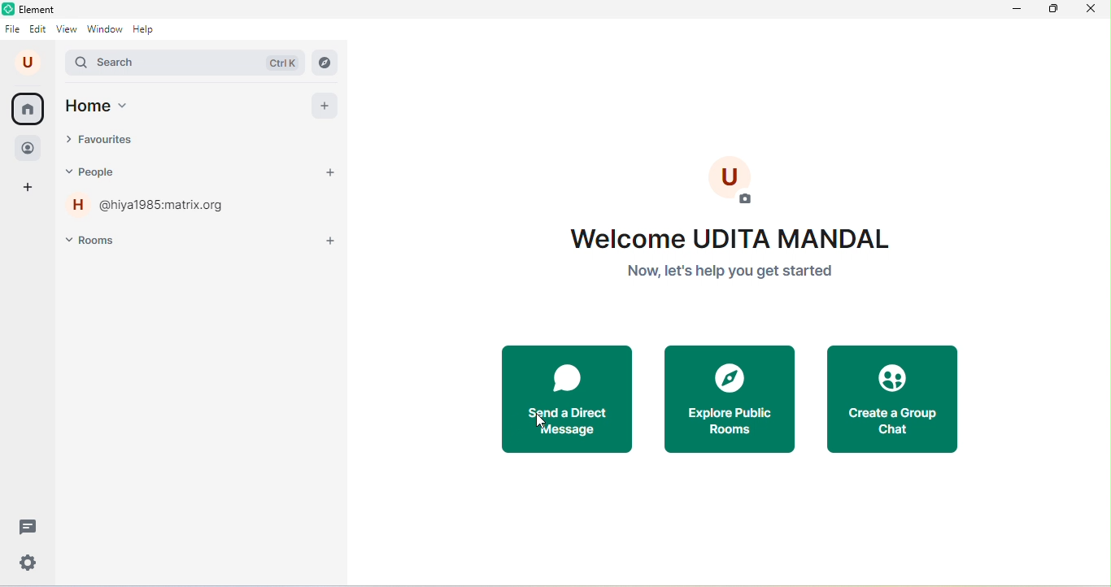  I want to click on add room, so click(332, 241).